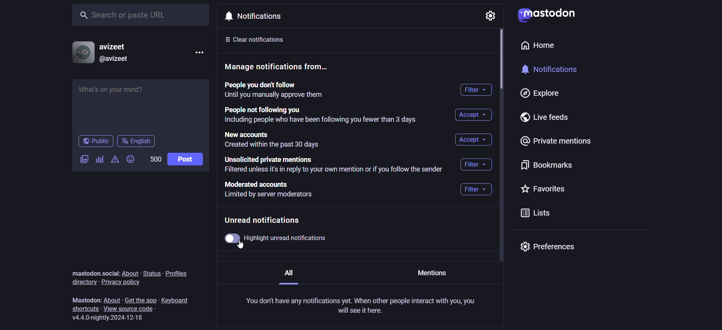 The width and height of the screenshot is (722, 330). I want to click on new accounts created within the past 30 days, so click(286, 139).